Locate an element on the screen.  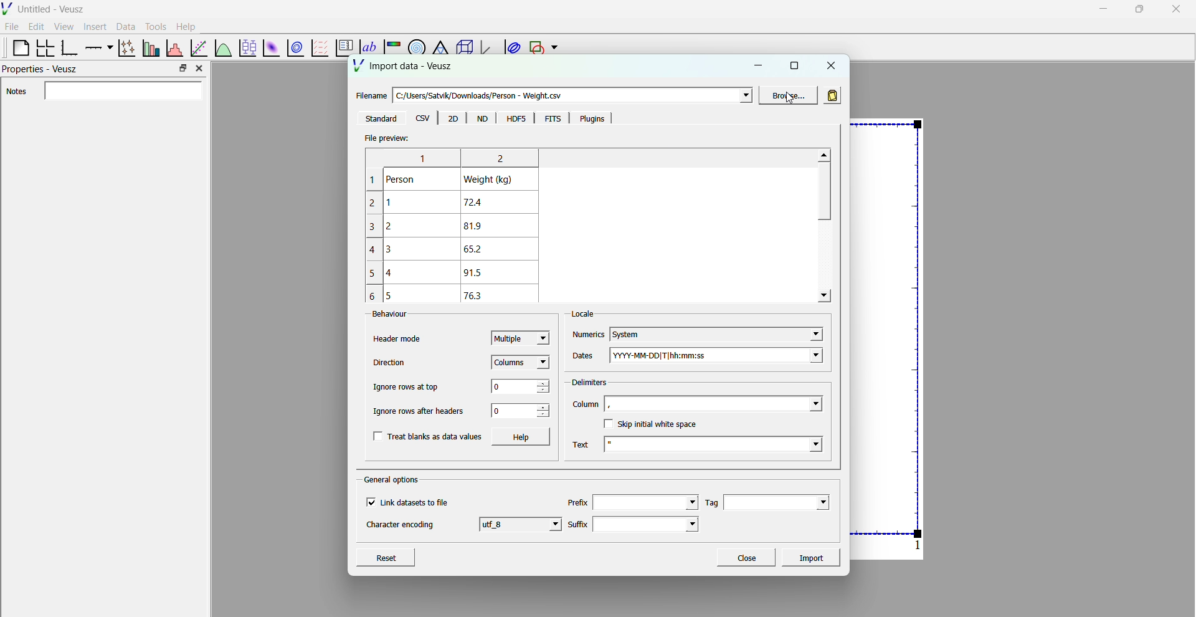
System - dropdown is located at coordinates (715, 329).